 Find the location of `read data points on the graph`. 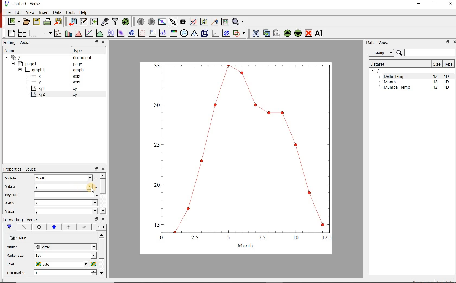

read data points on the graph is located at coordinates (183, 22).